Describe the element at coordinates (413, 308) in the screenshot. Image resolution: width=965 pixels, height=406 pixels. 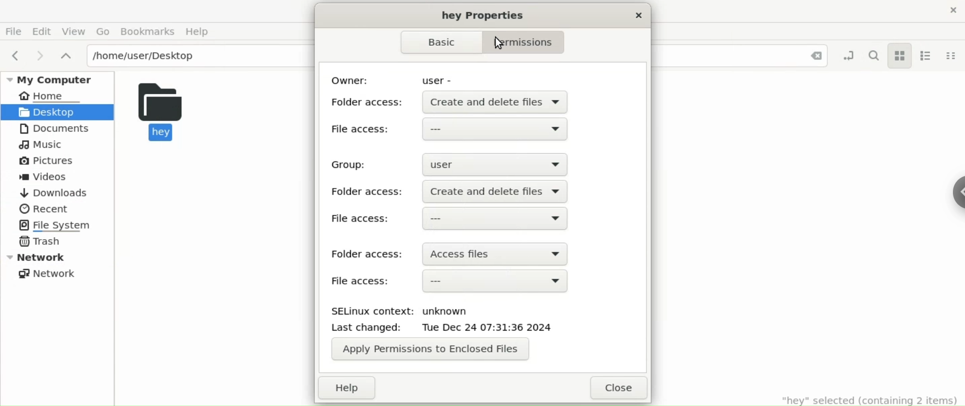
I see `SELinux context: unknown` at that location.